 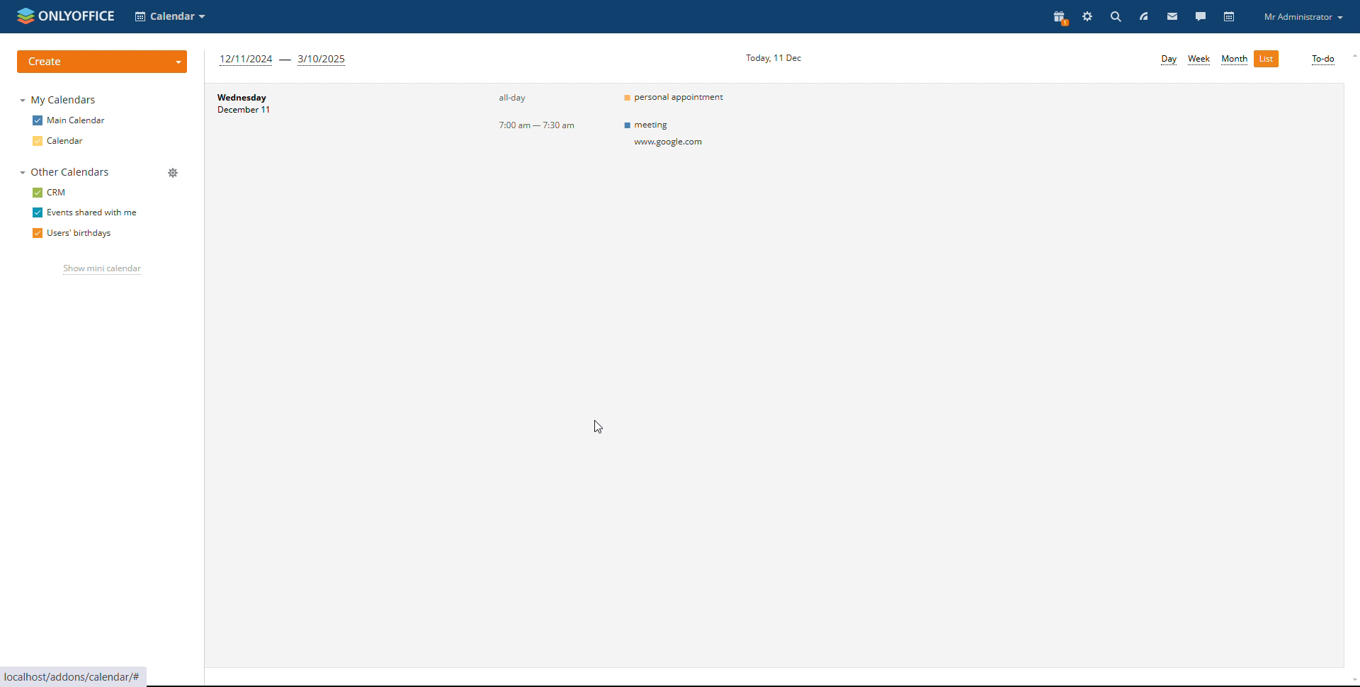 What do you see at coordinates (1087, 16) in the screenshot?
I see `settings` at bounding box center [1087, 16].